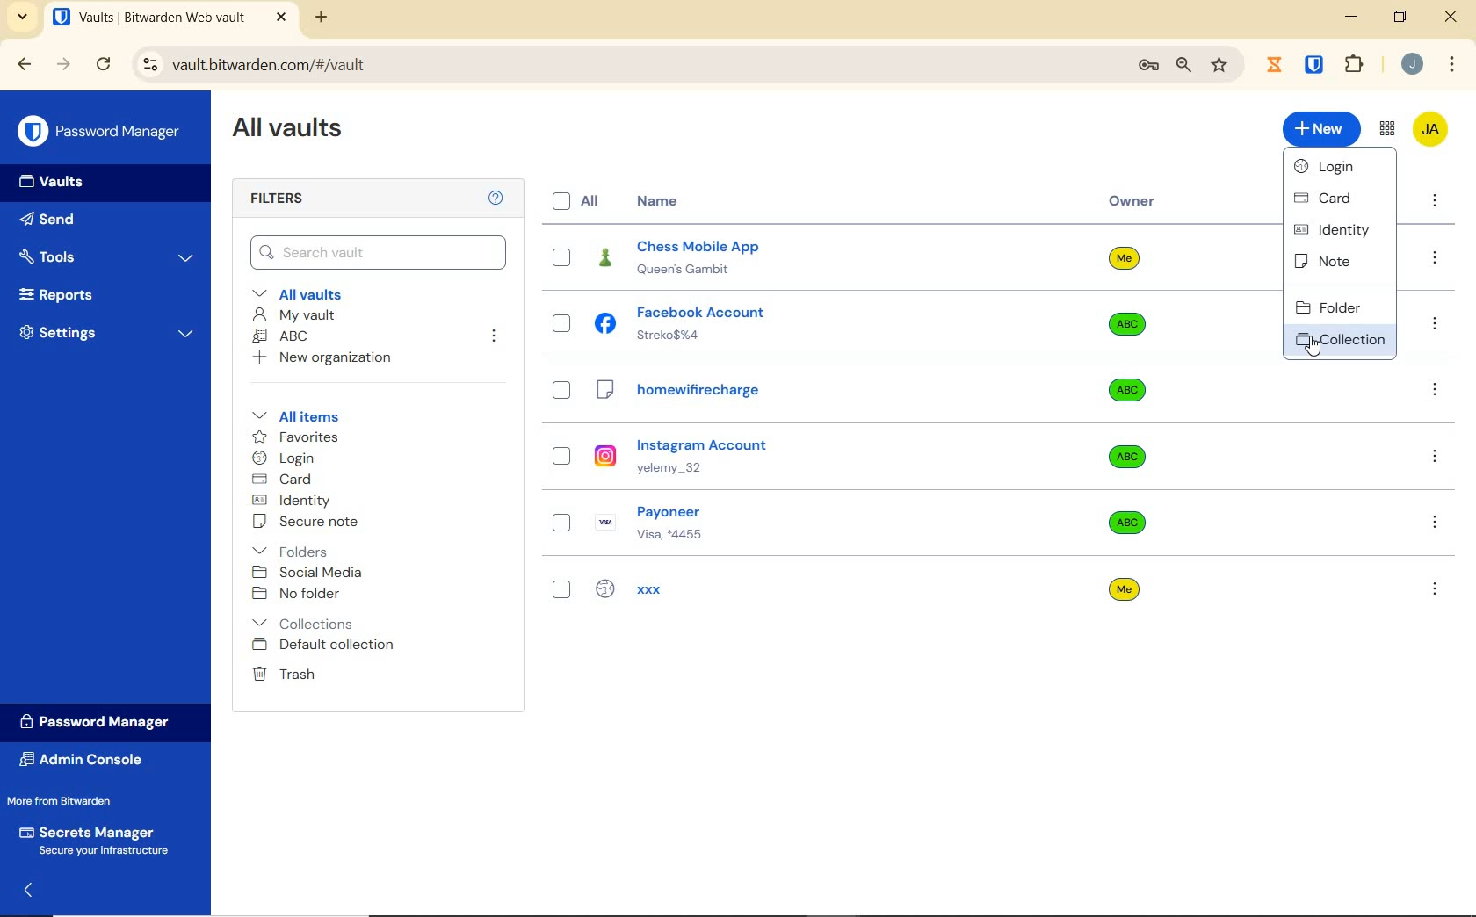  Describe the element at coordinates (1333, 198) in the screenshot. I see `card` at that location.